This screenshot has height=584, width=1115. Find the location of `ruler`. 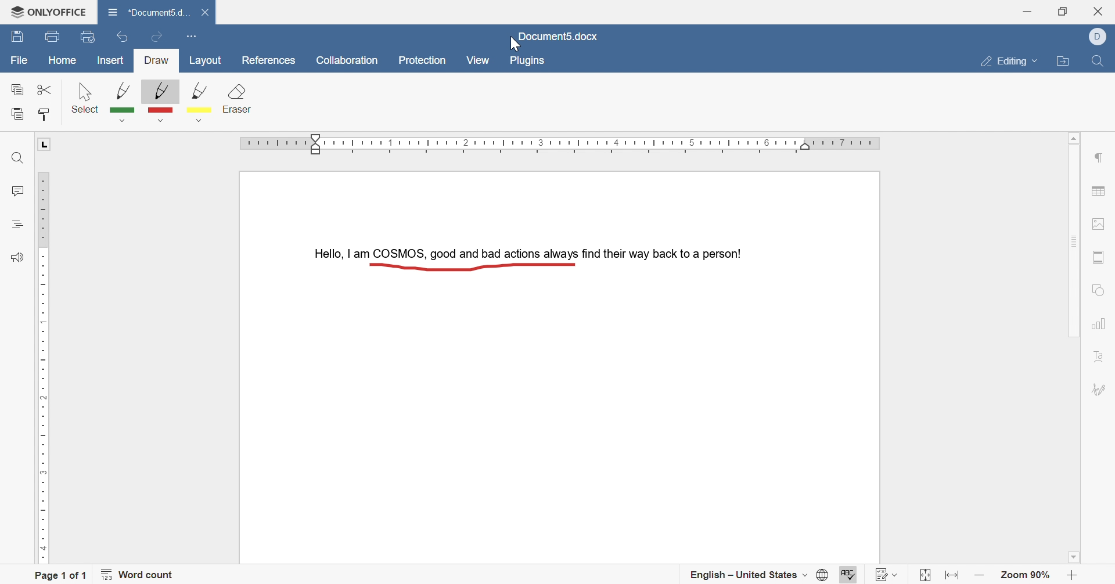

ruler is located at coordinates (42, 365).